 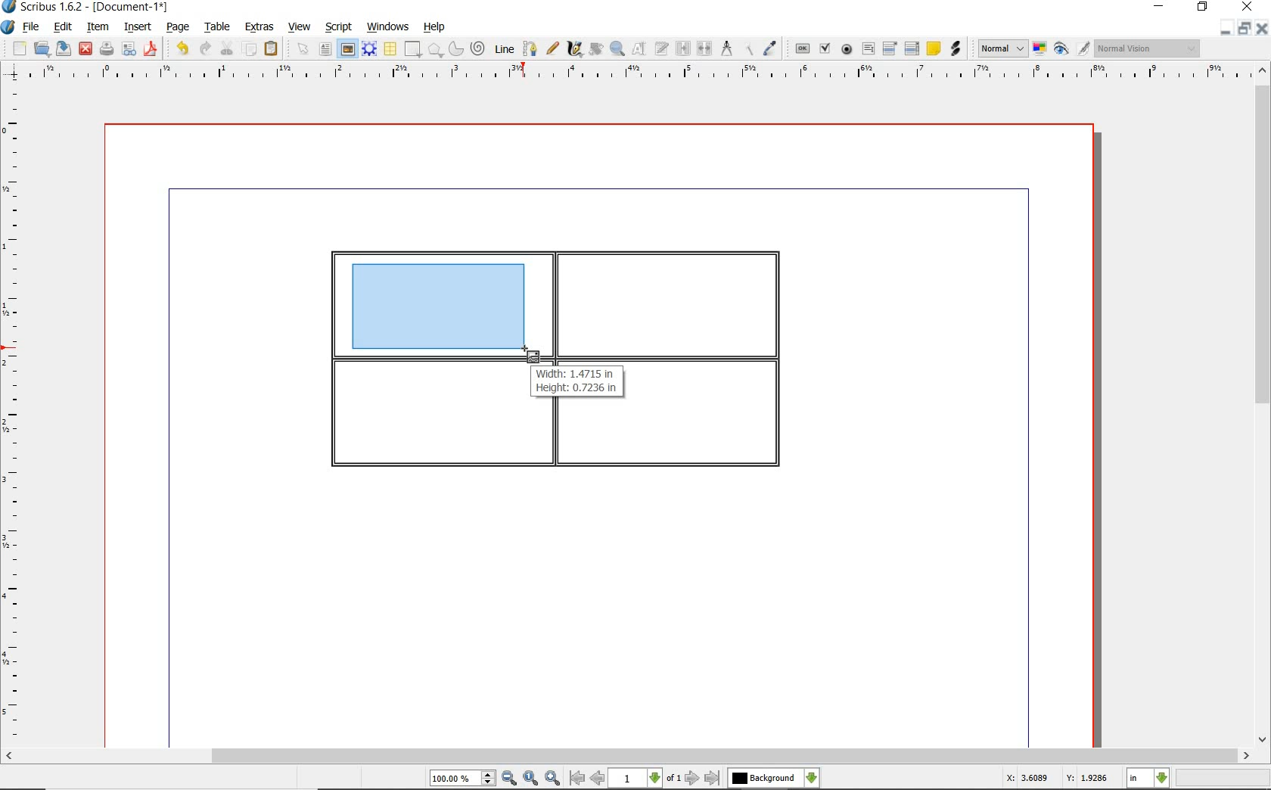 What do you see at coordinates (727, 48) in the screenshot?
I see `measurements` at bounding box center [727, 48].